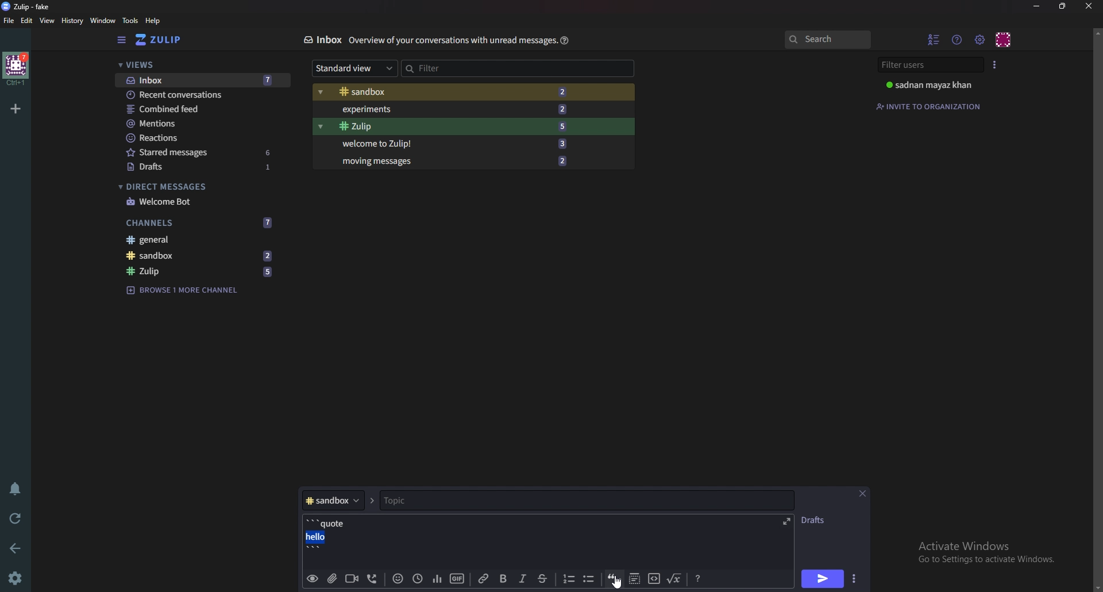  What do you see at coordinates (268, 271) in the screenshot?
I see `5` at bounding box center [268, 271].